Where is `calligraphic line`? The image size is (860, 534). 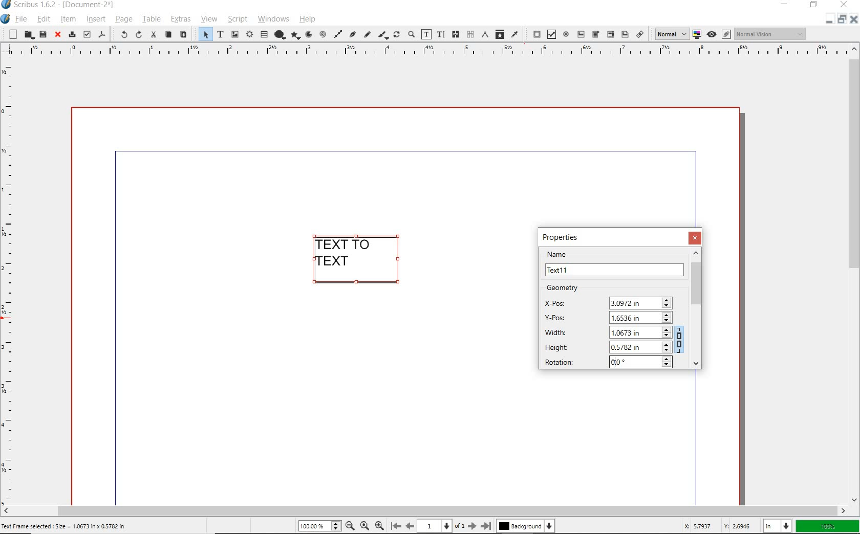 calligraphic line is located at coordinates (383, 34).